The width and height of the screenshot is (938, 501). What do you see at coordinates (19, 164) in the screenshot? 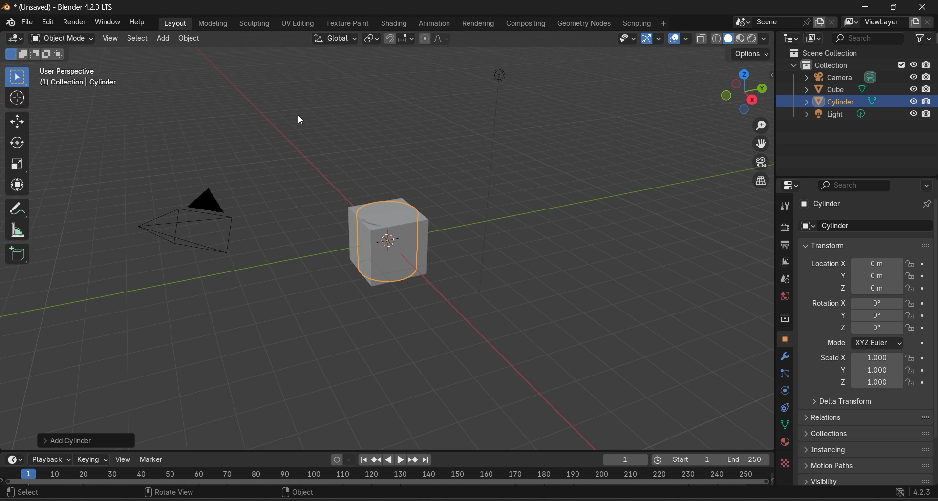
I see `scale` at bounding box center [19, 164].